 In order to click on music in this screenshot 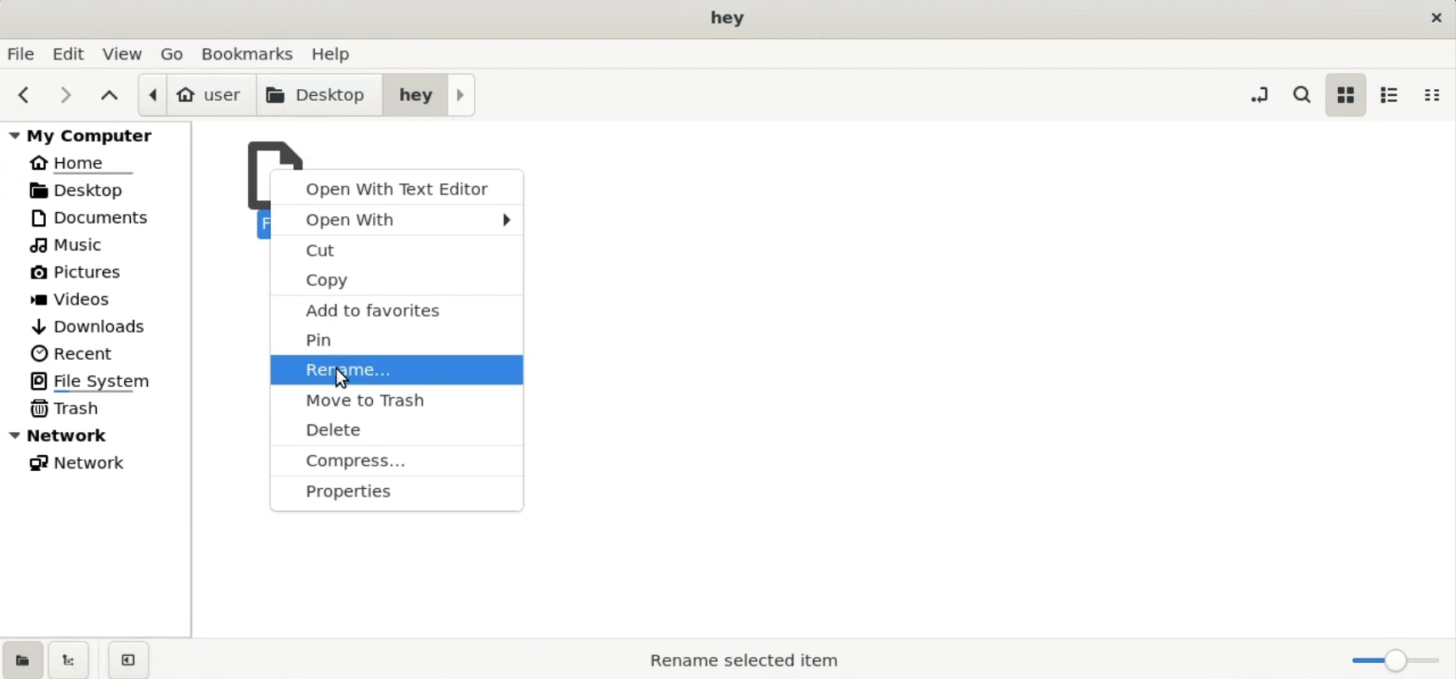, I will do `click(72, 246)`.